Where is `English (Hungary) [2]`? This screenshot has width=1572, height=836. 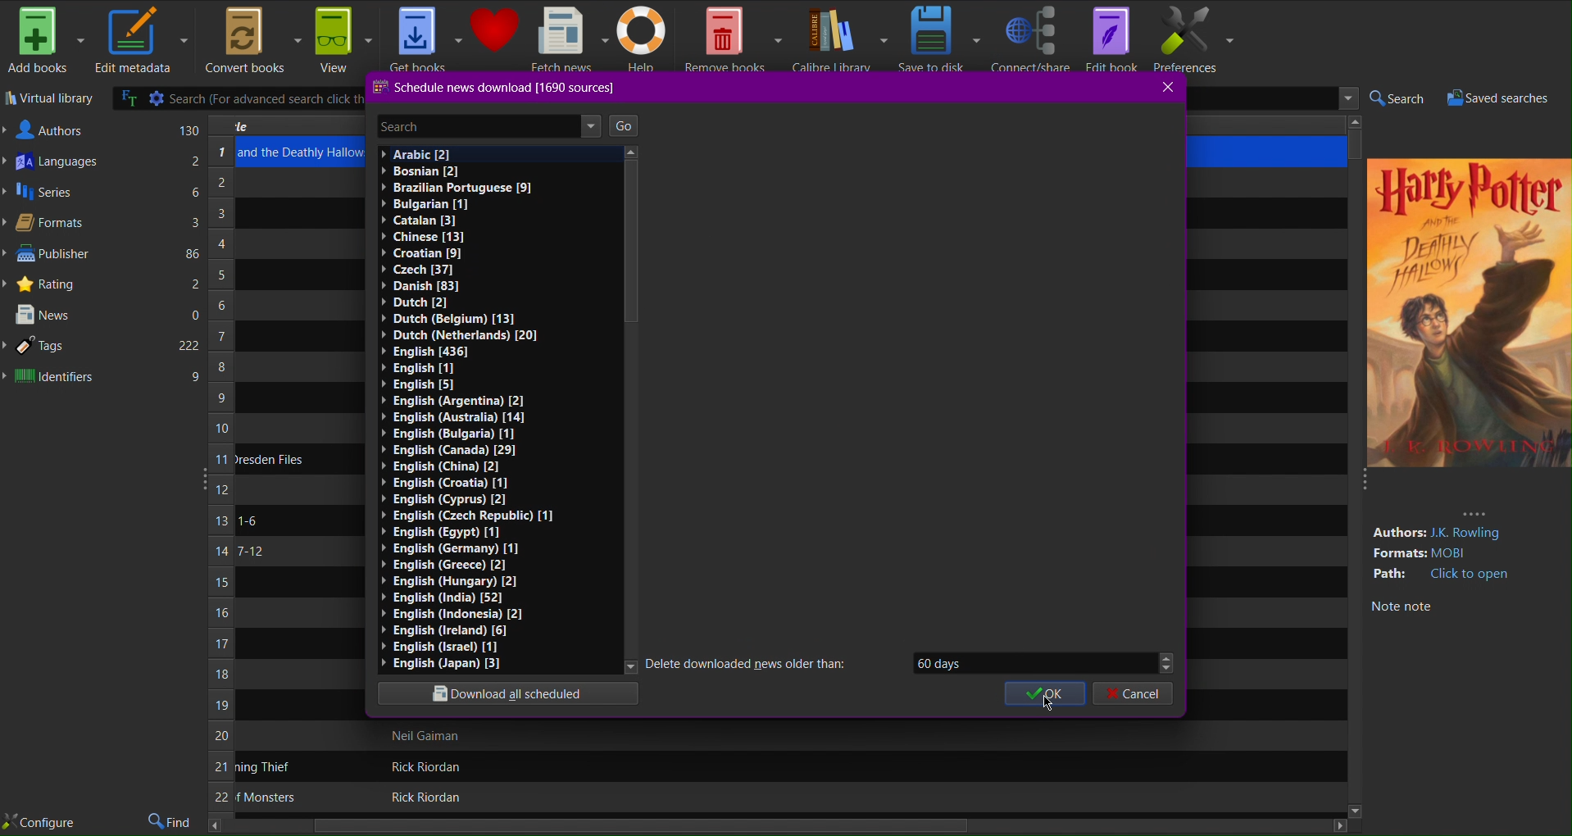
English (Hungary) [2] is located at coordinates (448, 580).